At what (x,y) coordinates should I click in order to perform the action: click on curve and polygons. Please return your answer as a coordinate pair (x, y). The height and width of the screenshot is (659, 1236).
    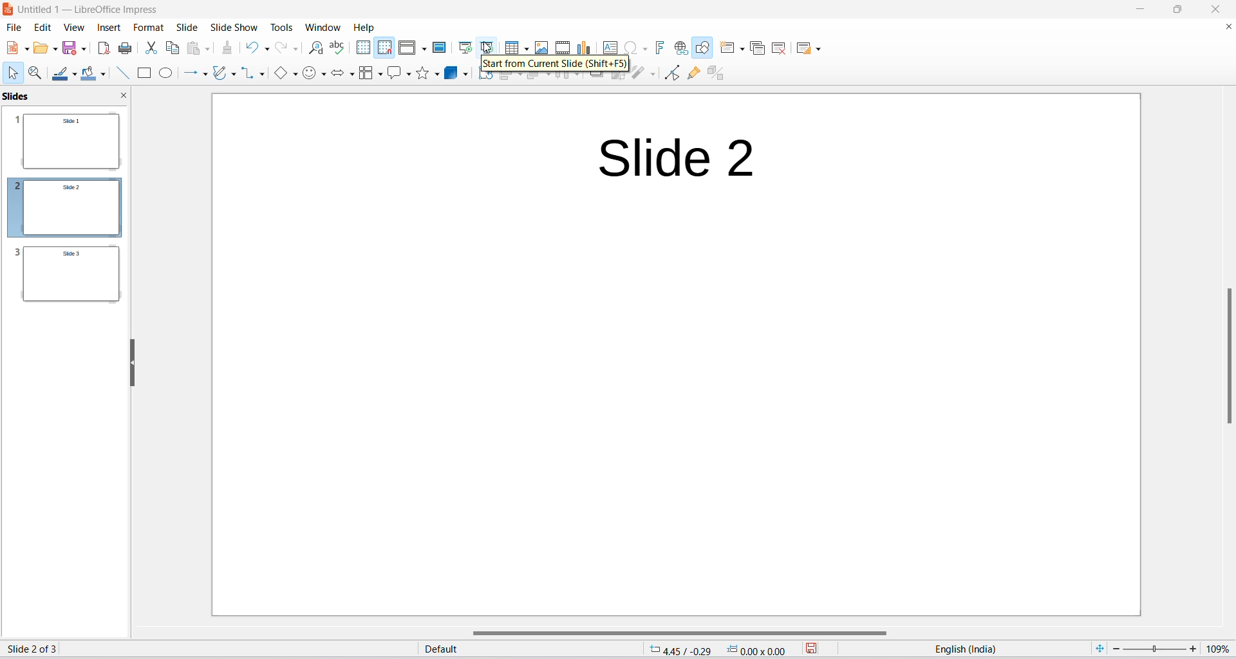
    Looking at the image, I should click on (234, 73).